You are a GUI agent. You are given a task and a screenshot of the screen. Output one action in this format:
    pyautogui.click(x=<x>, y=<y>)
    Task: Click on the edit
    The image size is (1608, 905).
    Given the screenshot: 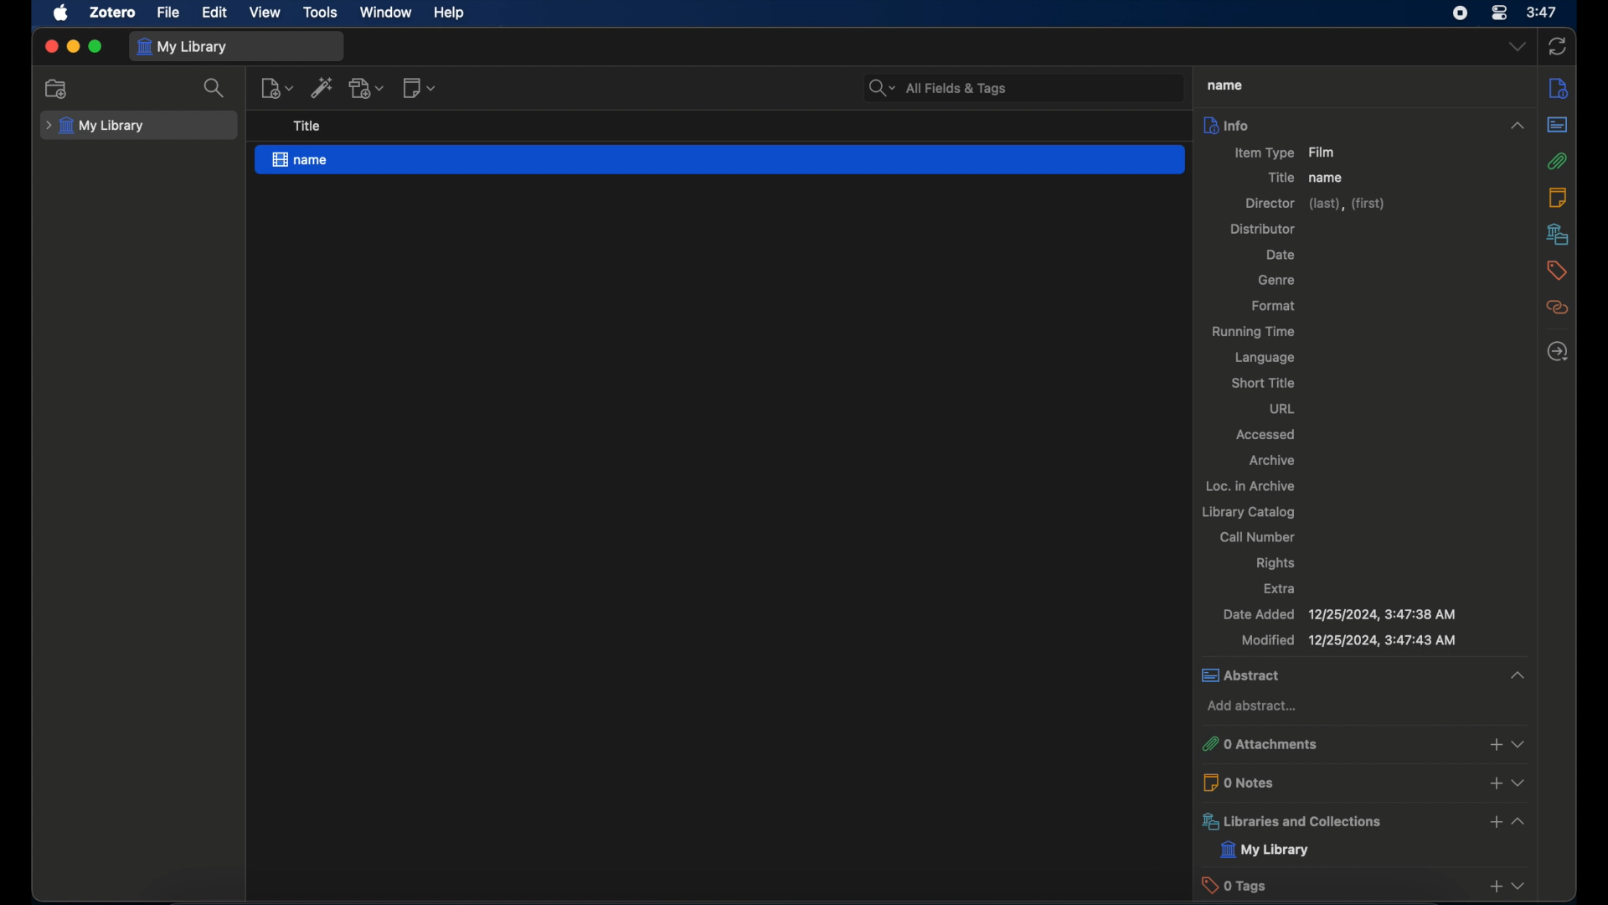 What is the action you would take?
    pyautogui.click(x=217, y=13)
    